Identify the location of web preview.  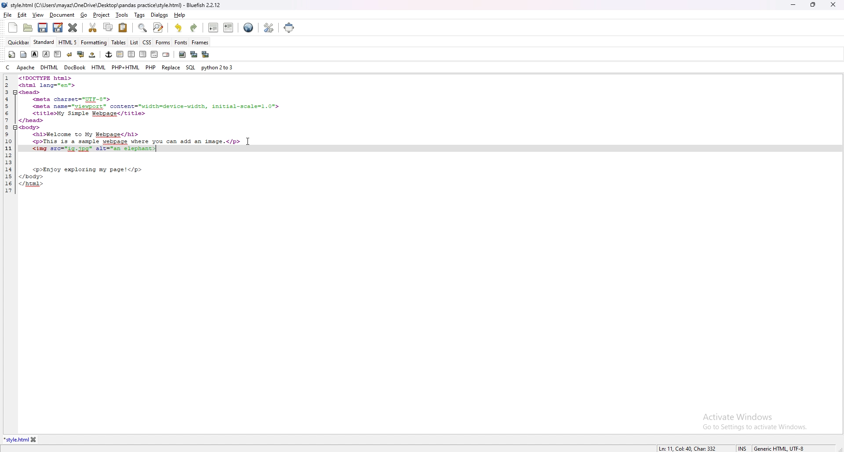
(249, 28).